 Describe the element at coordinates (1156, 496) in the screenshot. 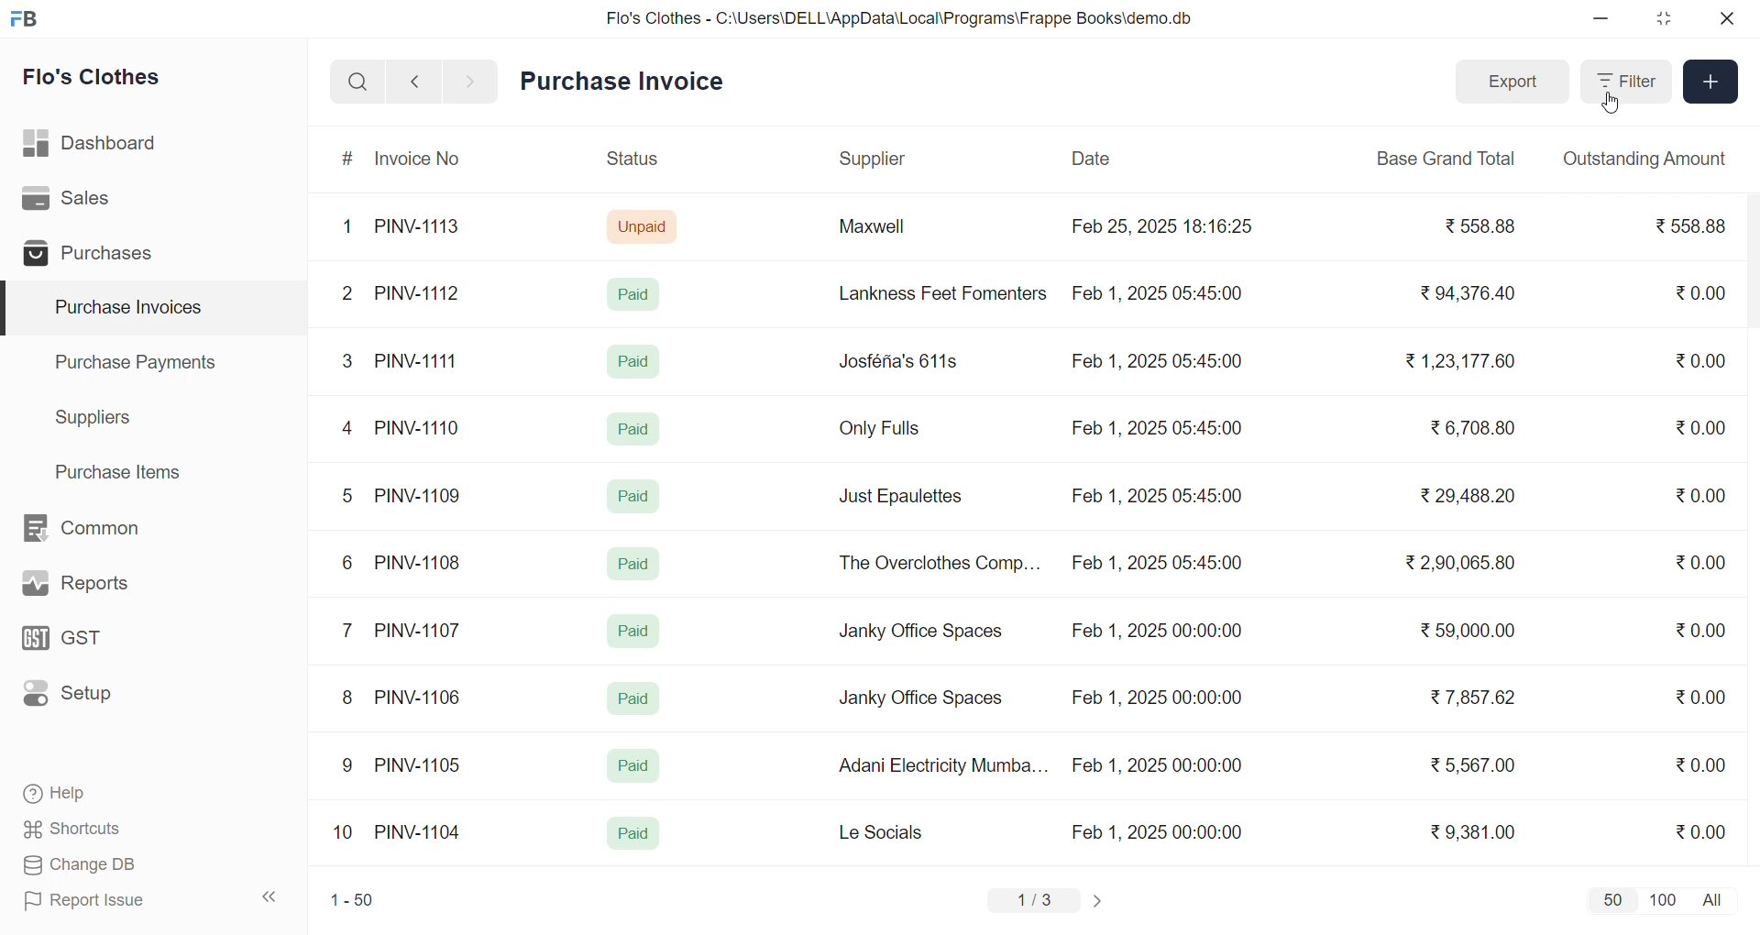

I see `Feb 1, 2025 05:45:00` at that location.